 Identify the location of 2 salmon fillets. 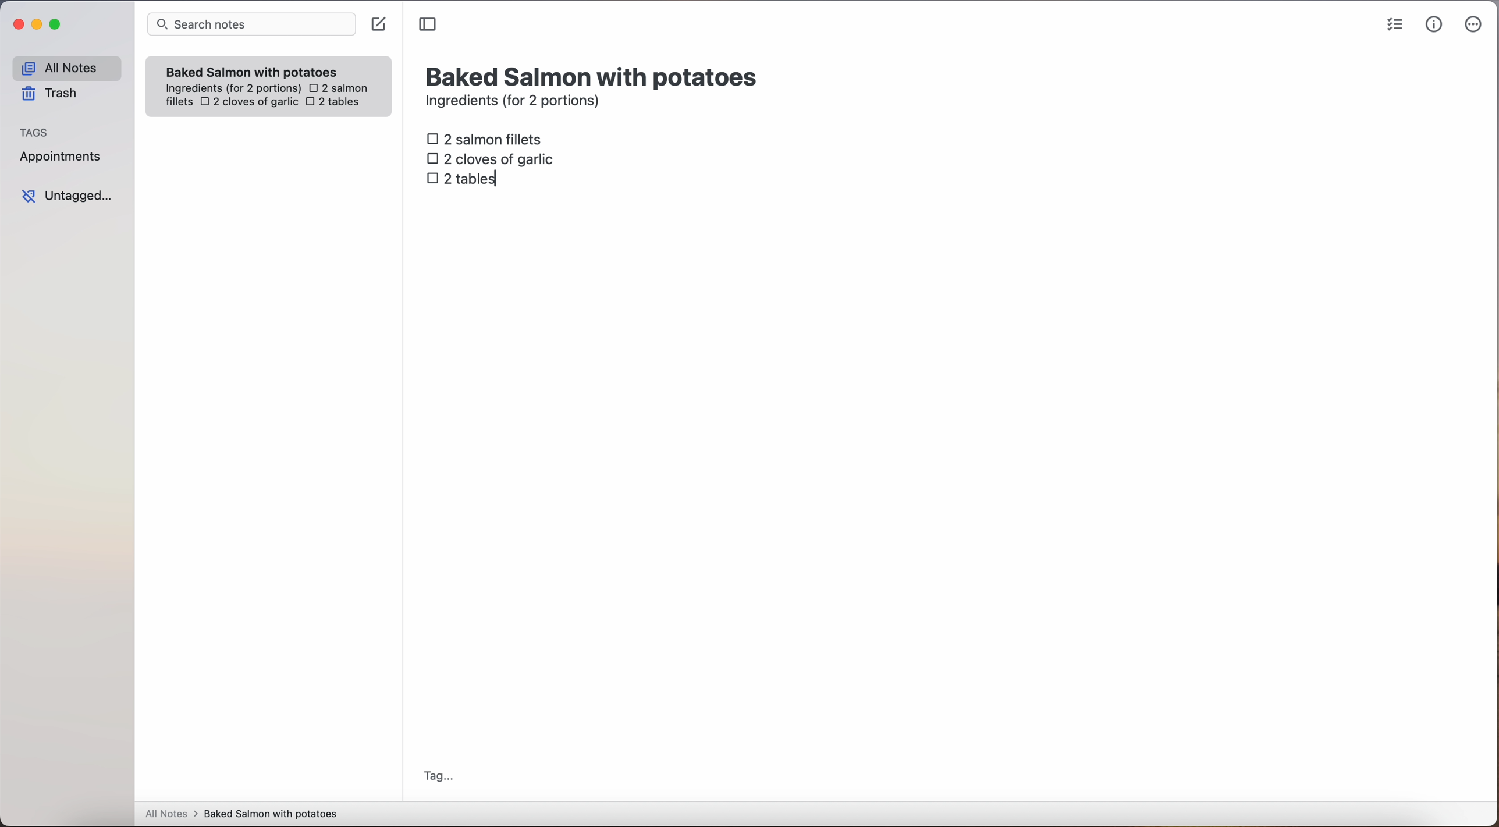
(488, 138).